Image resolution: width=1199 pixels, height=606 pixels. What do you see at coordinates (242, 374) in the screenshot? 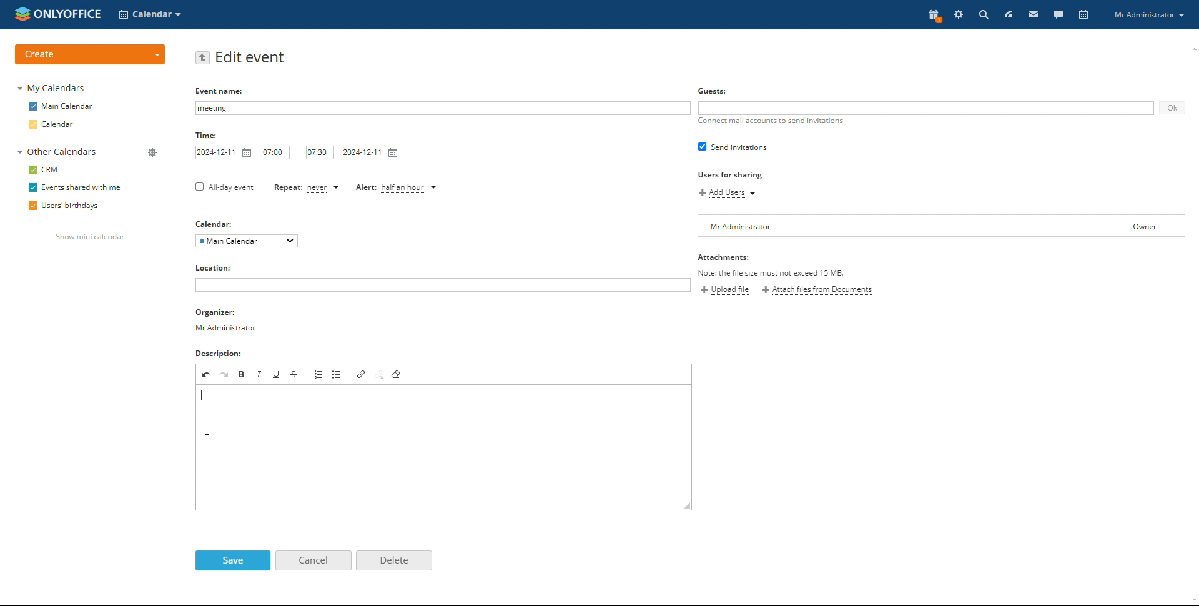
I see `bold` at bounding box center [242, 374].